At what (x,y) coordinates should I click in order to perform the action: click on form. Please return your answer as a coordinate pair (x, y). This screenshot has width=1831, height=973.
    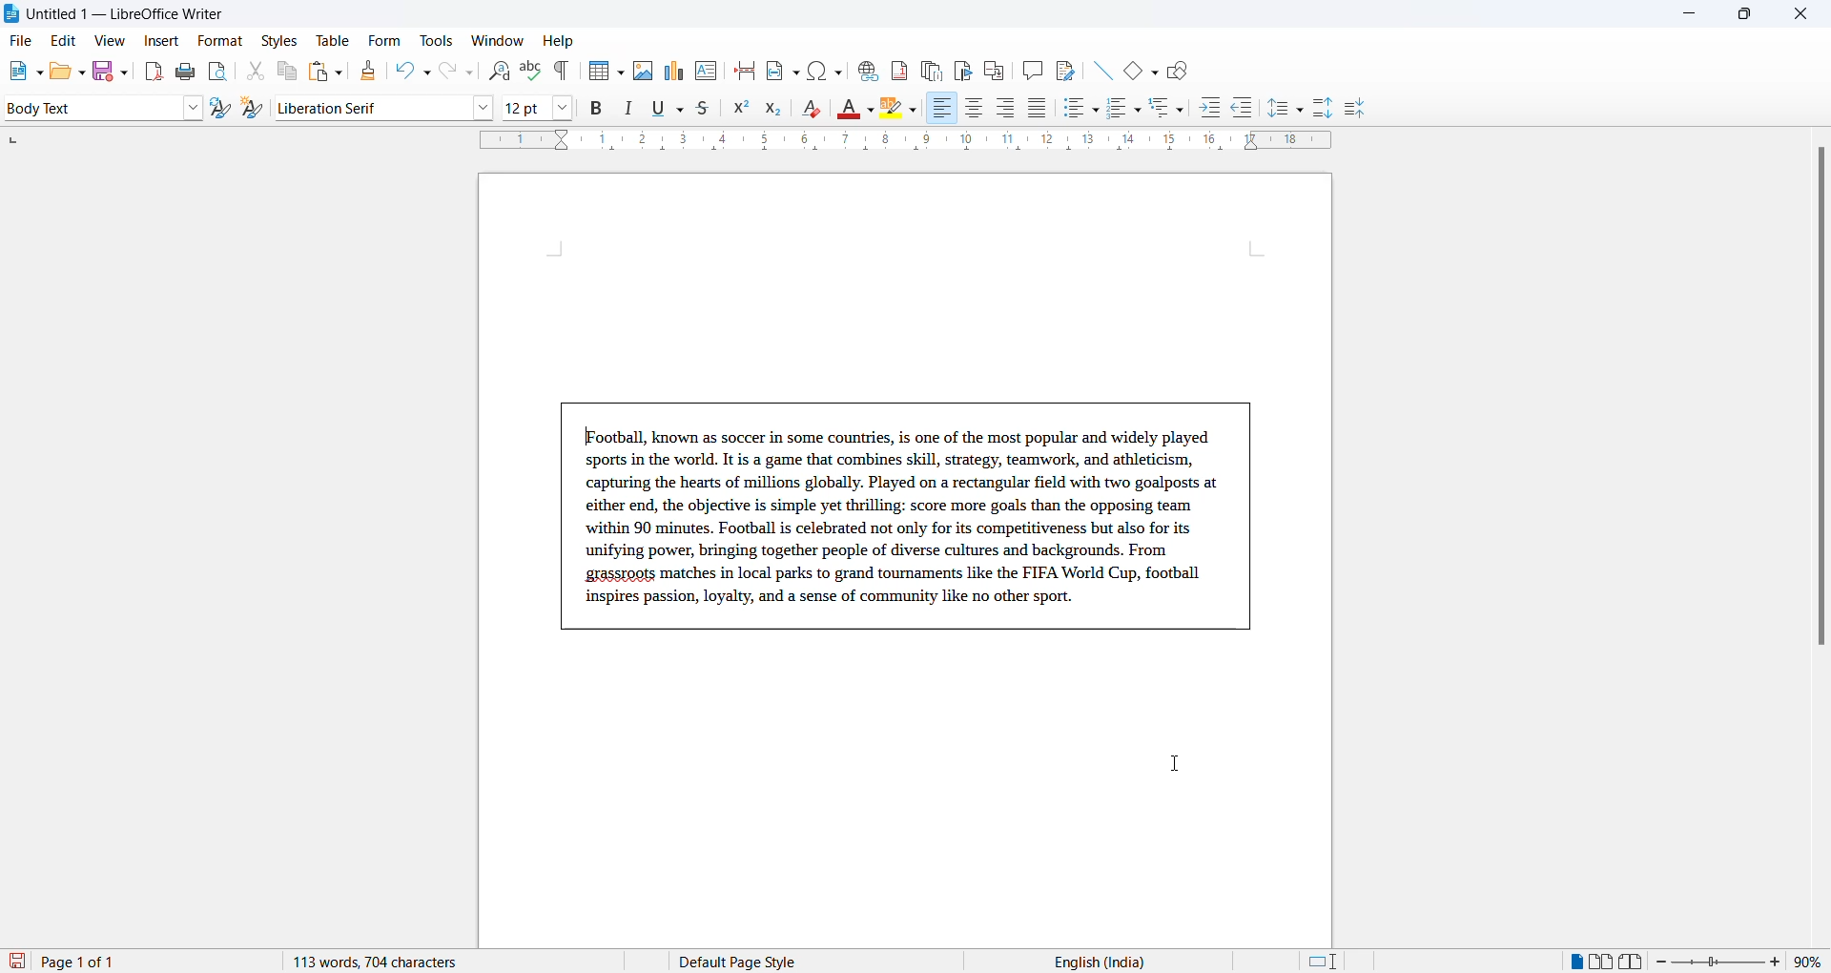
    Looking at the image, I should click on (384, 40).